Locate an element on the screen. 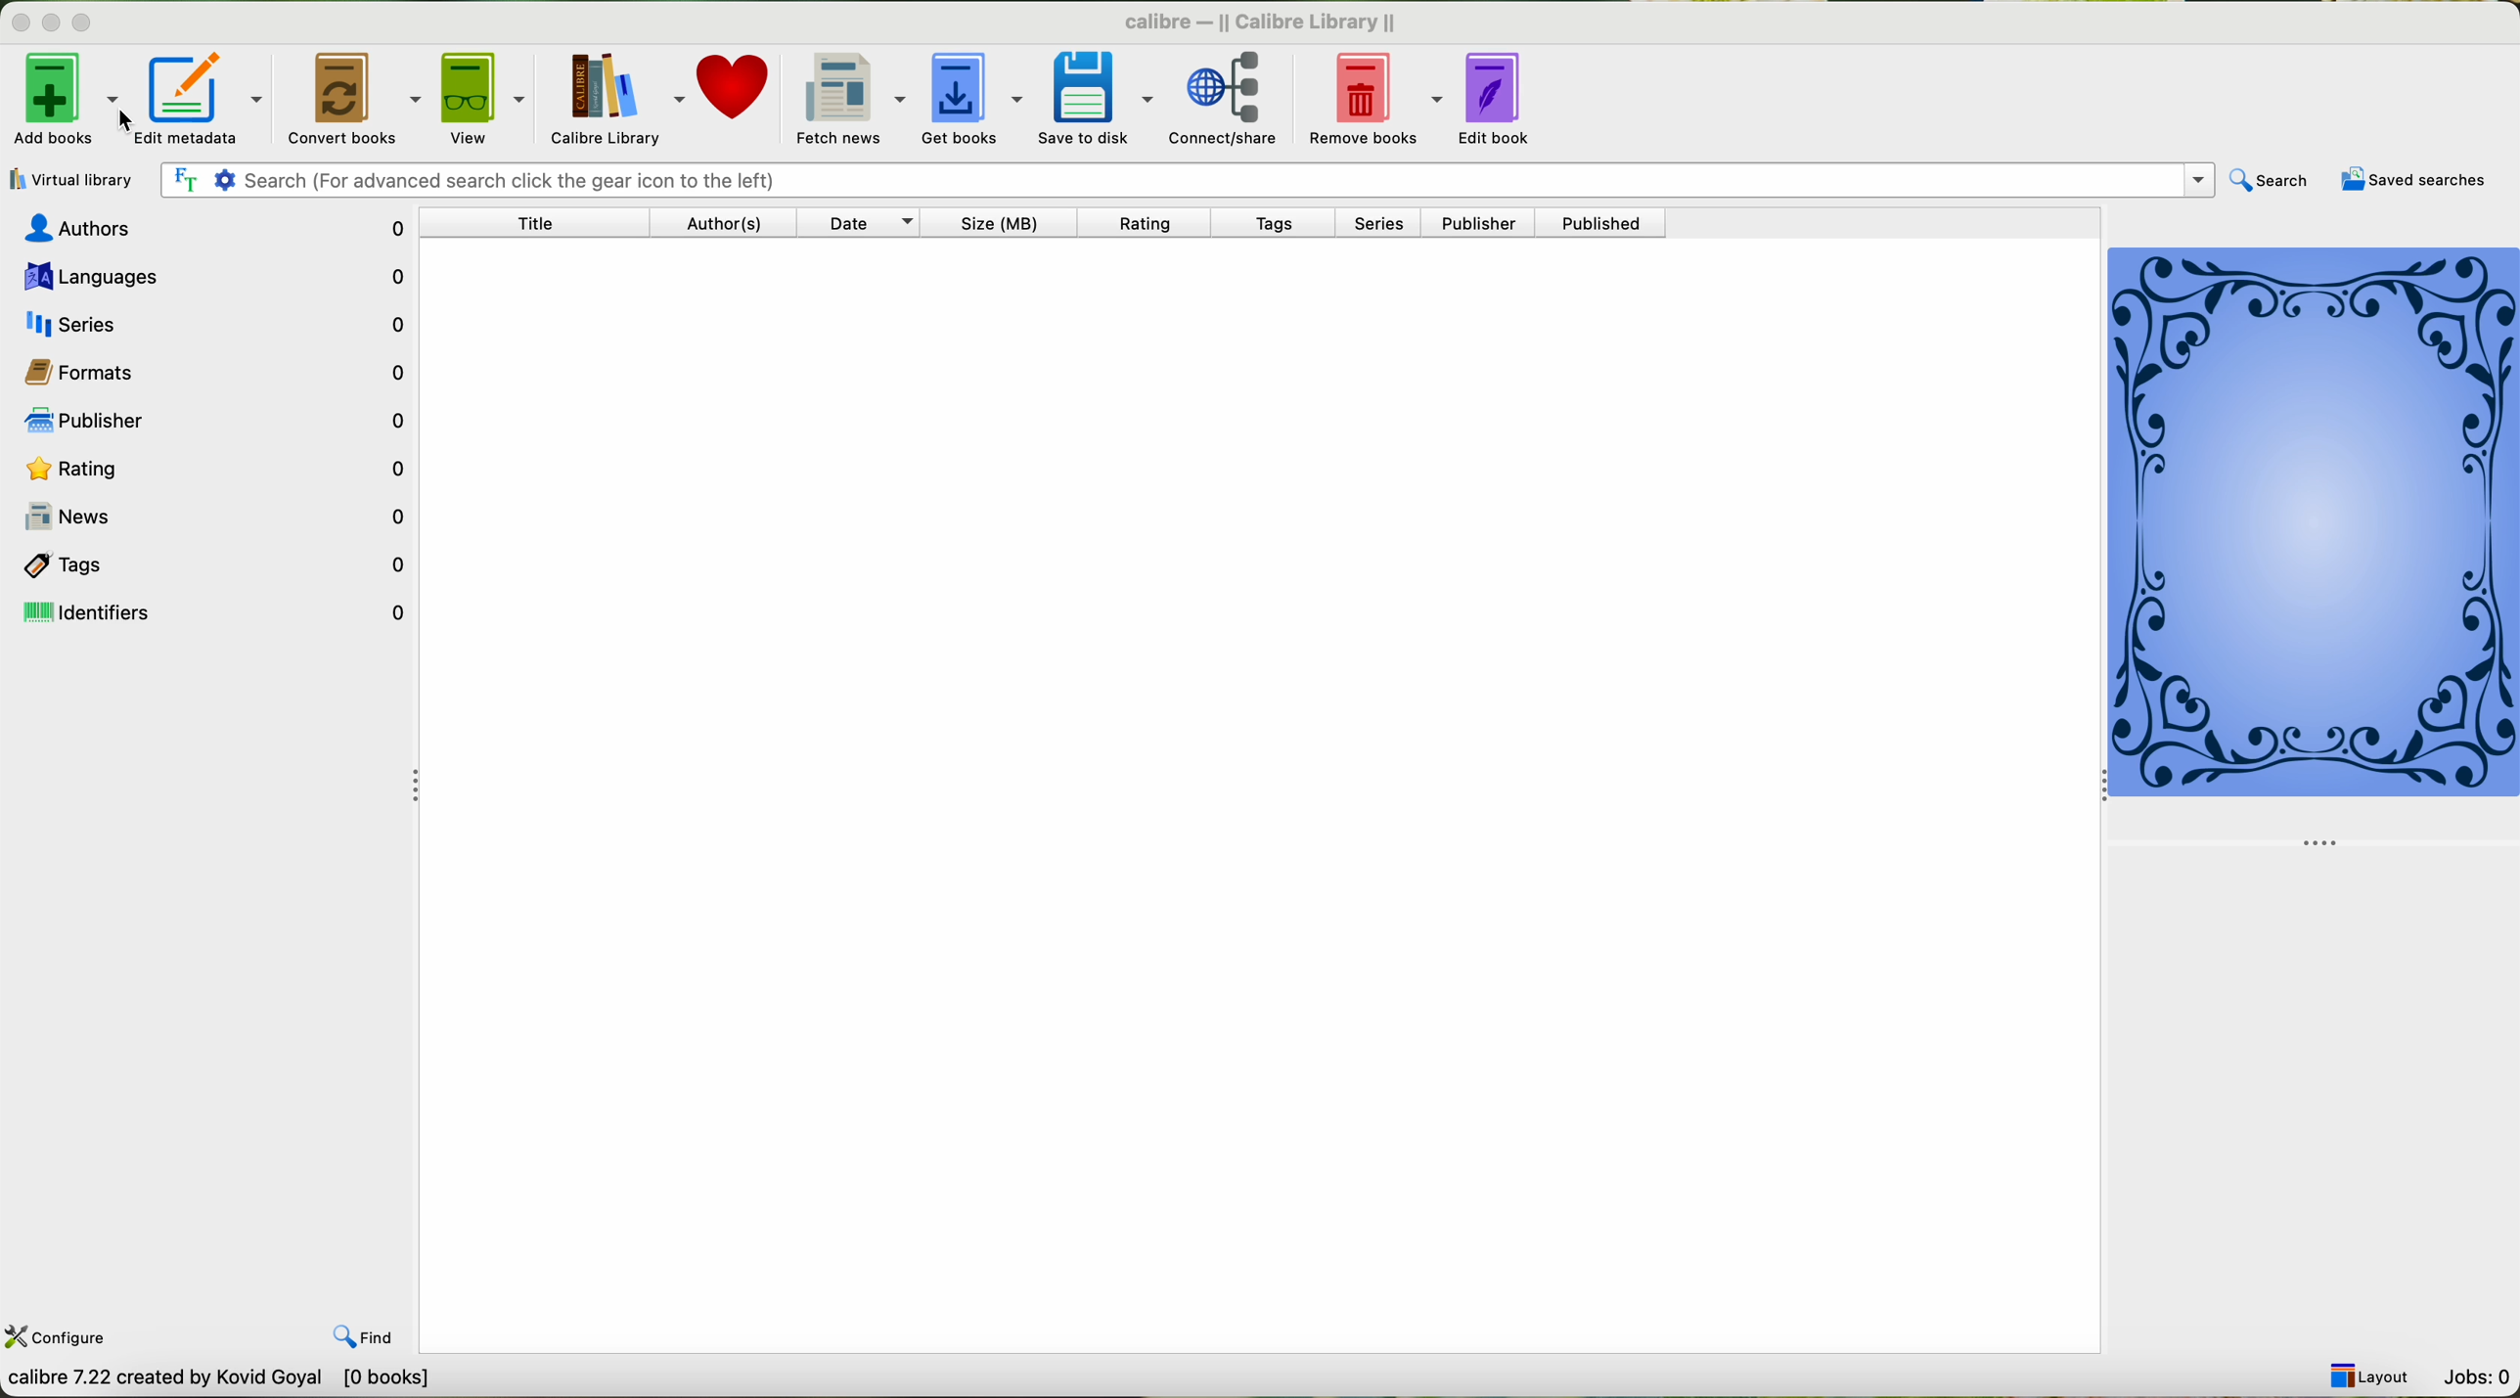 Image resolution: width=2520 pixels, height=1398 pixels. edit book is located at coordinates (1500, 102).